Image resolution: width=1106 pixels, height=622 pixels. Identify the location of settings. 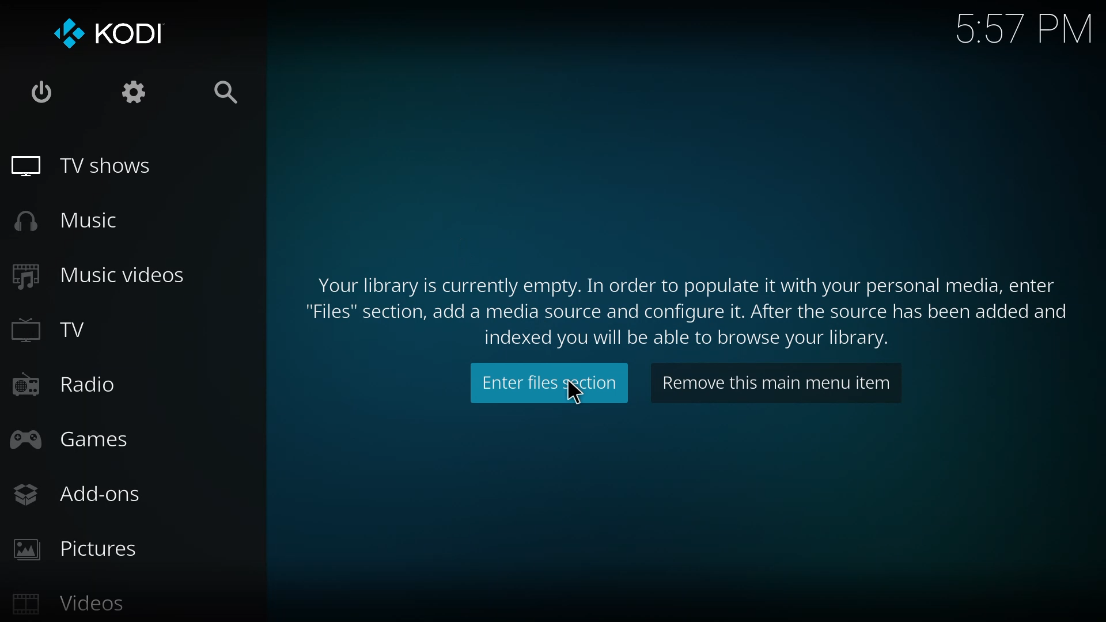
(140, 91).